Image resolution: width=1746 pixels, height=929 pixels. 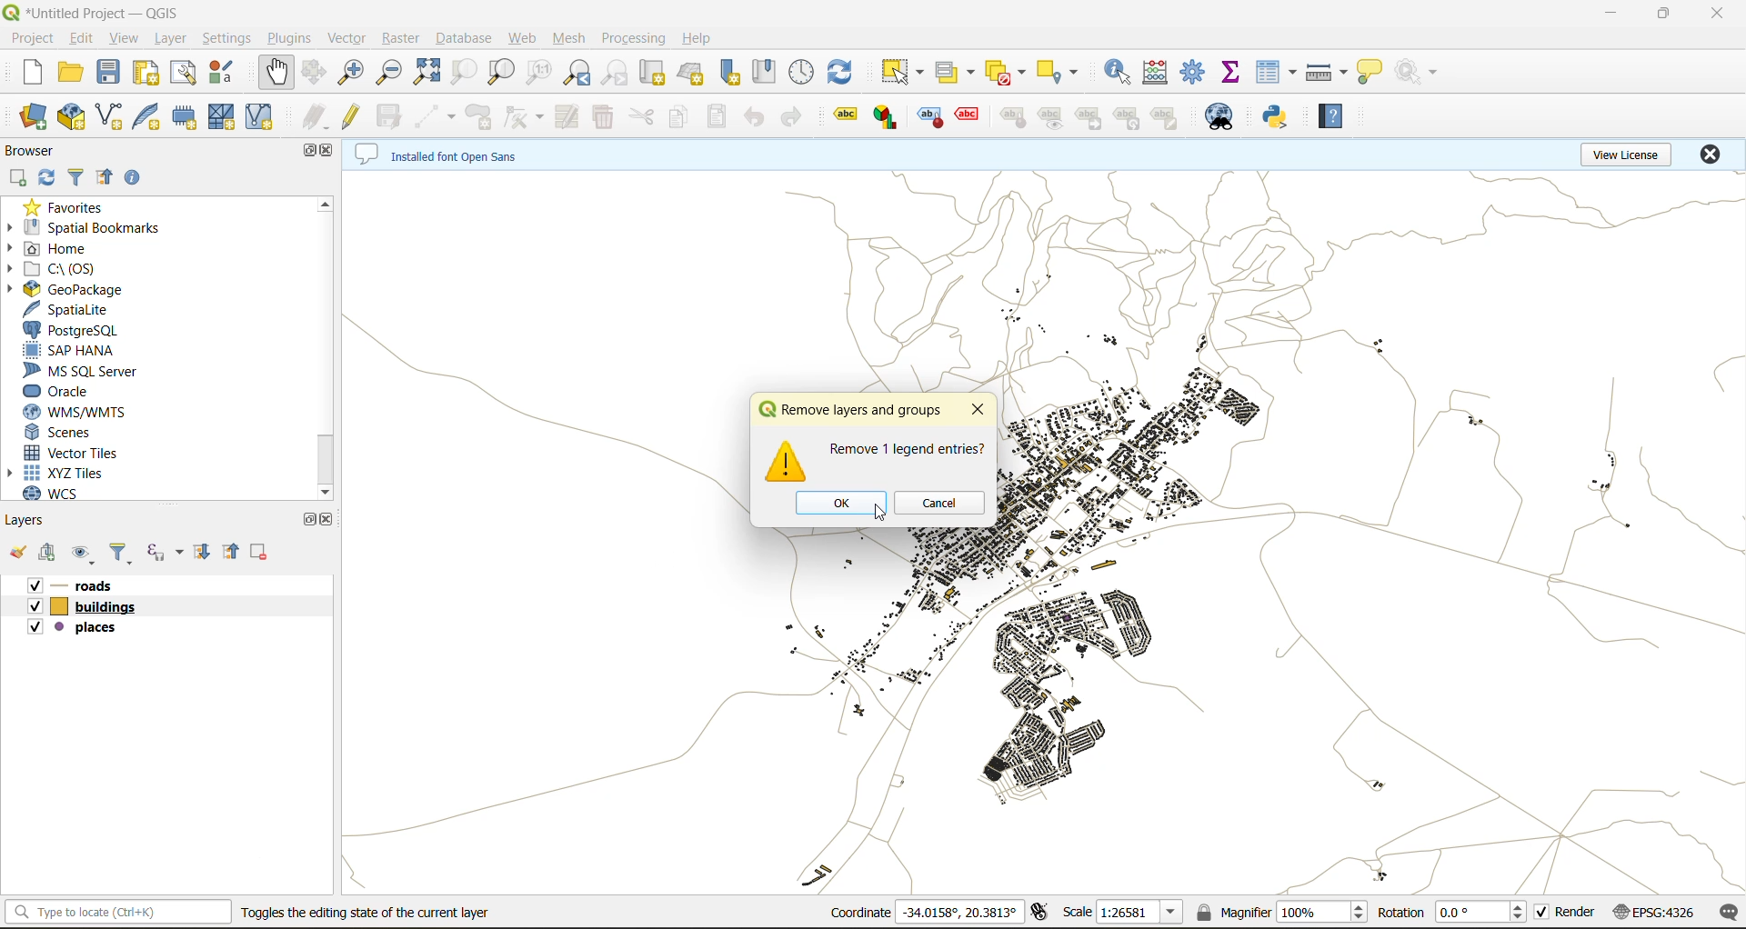 I want to click on project, so click(x=31, y=38).